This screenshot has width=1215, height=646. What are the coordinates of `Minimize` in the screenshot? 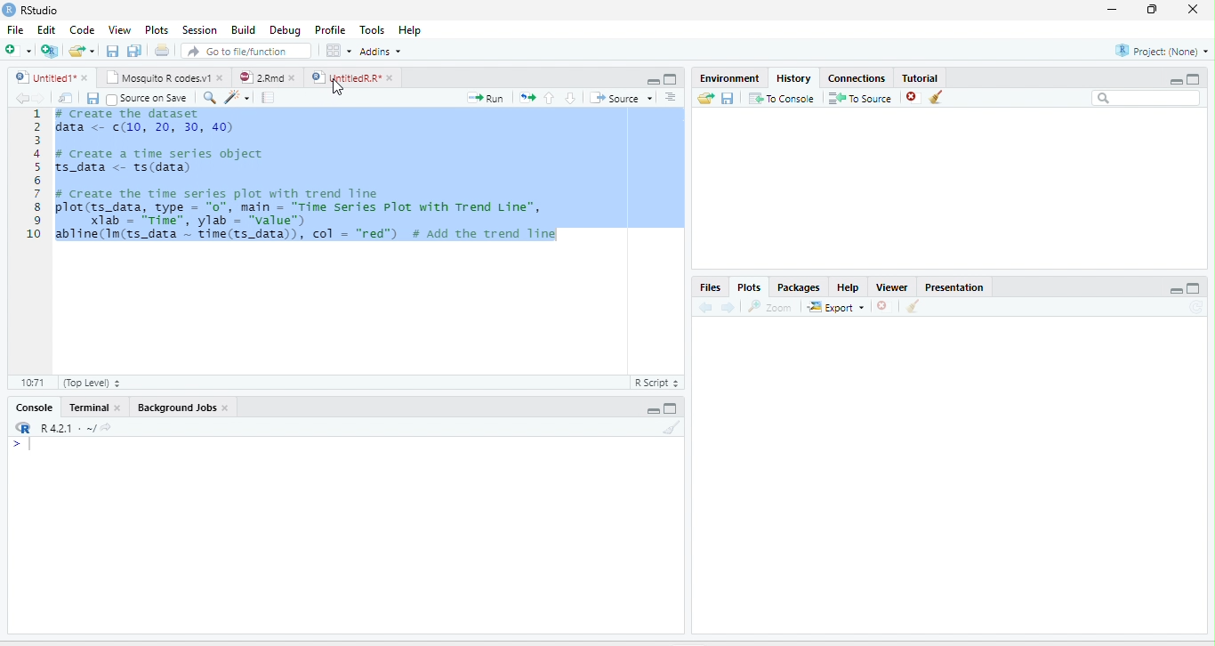 It's located at (651, 411).